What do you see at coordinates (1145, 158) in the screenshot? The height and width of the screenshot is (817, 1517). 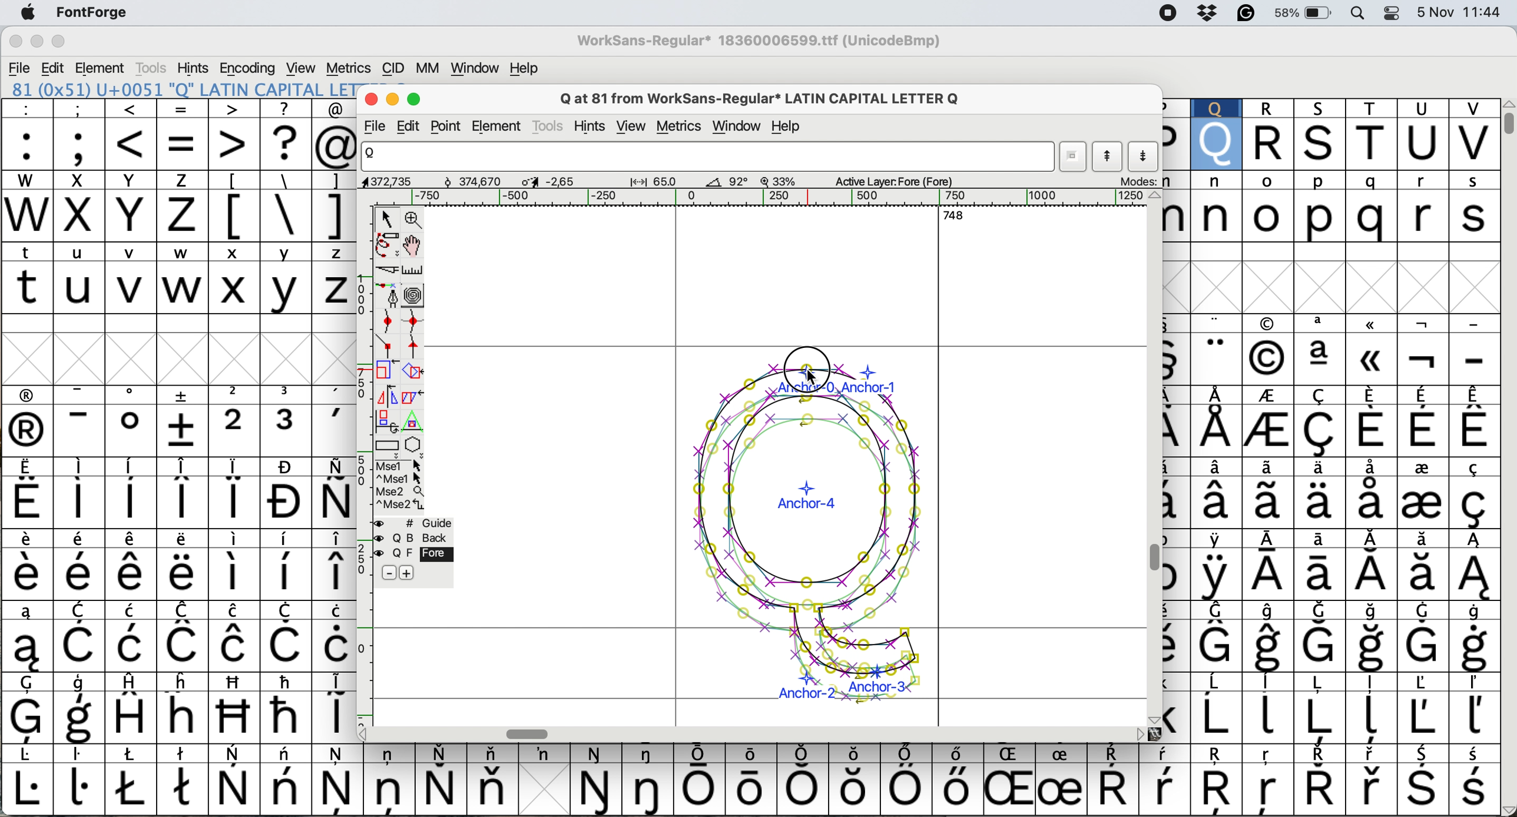 I see `show next letter` at bounding box center [1145, 158].